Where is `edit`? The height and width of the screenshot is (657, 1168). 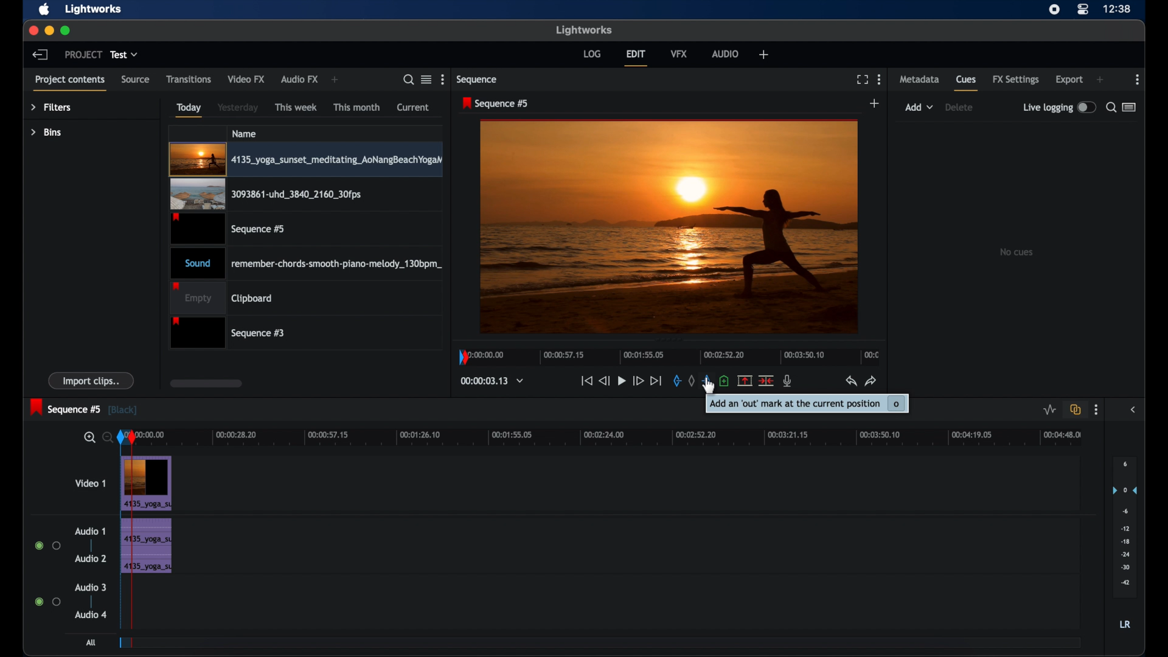 edit is located at coordinates (636, 57).